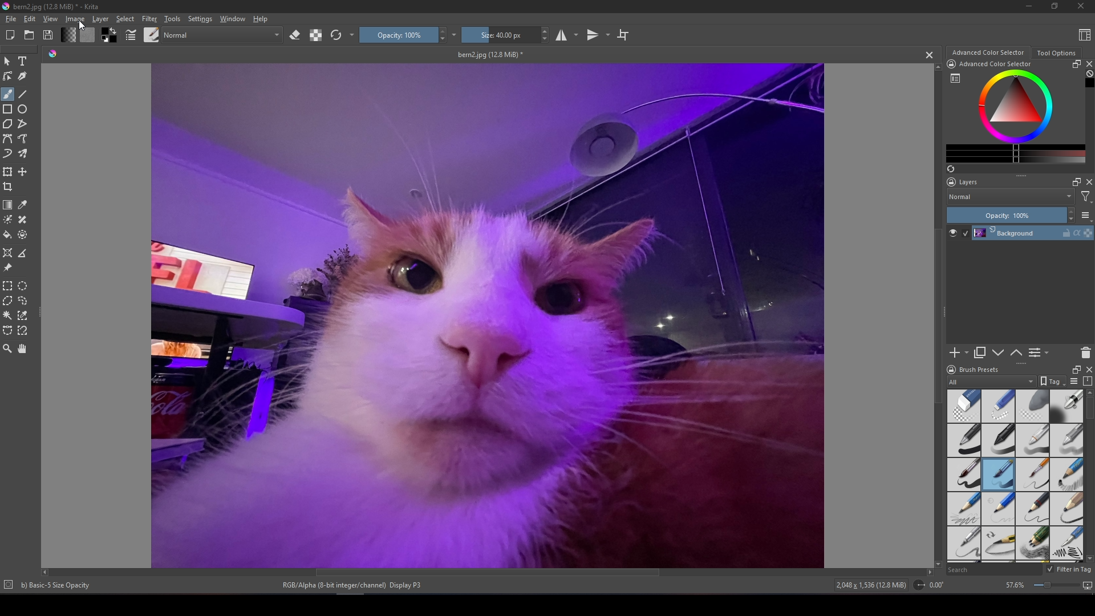 Image resolution: width=1095 pixels, height=616 pixels. What do you see at coordinates (9, 205) in the screenshot?
I see `Draw a gradient` at bounding box center [9, 205].